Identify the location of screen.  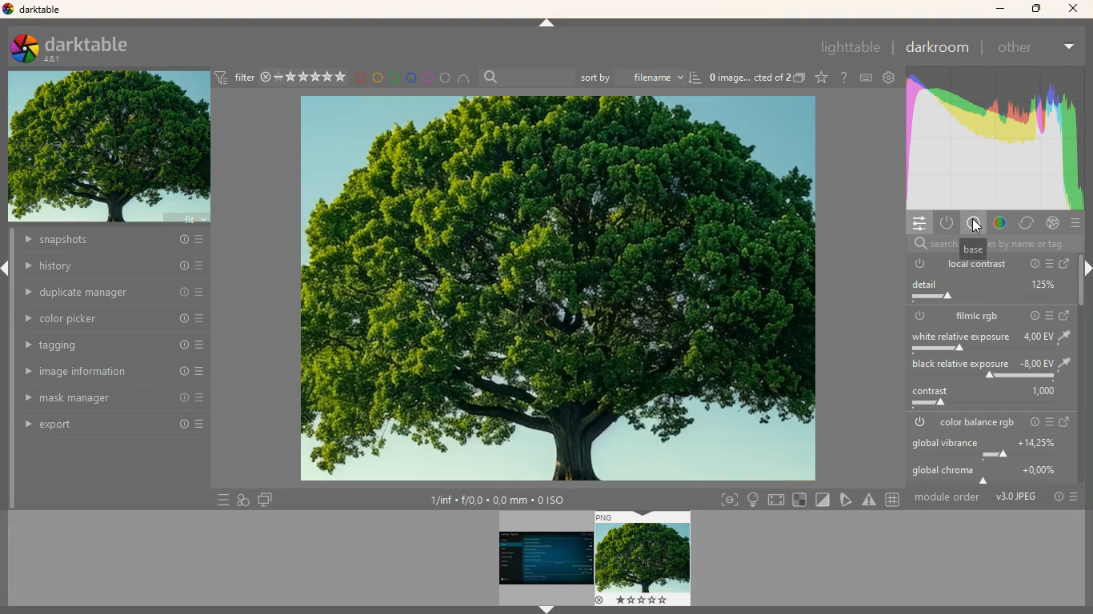
(266, 499).